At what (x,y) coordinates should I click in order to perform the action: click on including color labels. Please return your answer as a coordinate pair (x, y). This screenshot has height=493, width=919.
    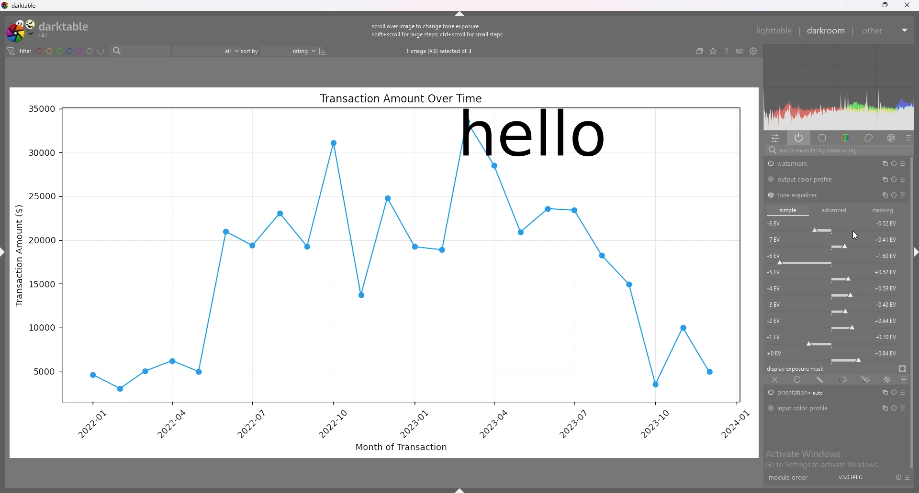
    Looking at the image, I should click on (101, 52).